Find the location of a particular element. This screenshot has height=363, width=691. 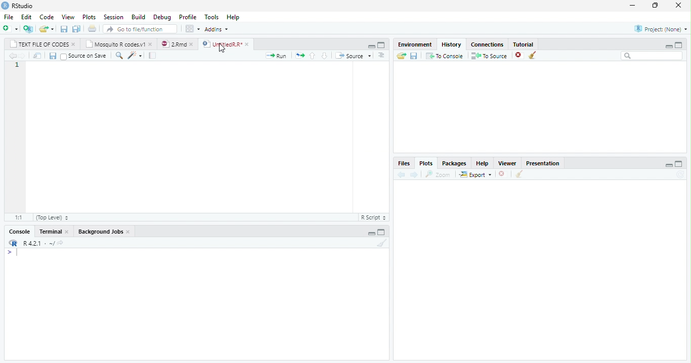

go to next section is located at coordinates (325, 56).